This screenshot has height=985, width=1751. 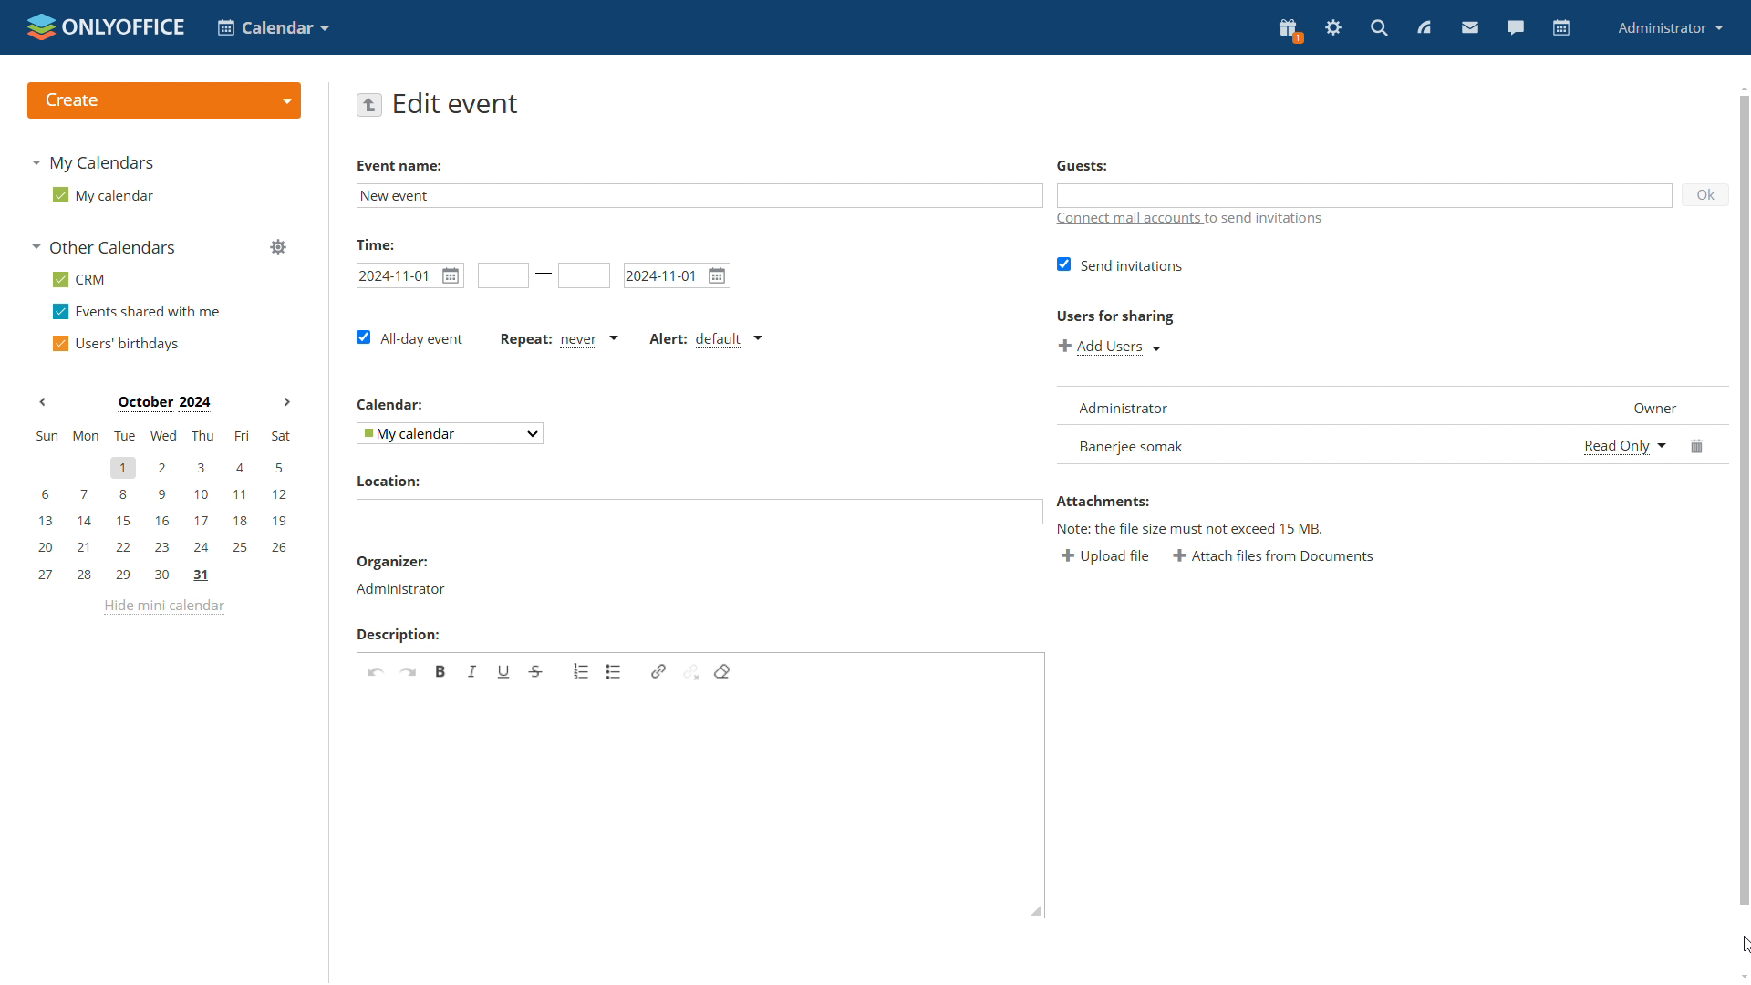 I want to click on guests, so click(x=1365, y=197).